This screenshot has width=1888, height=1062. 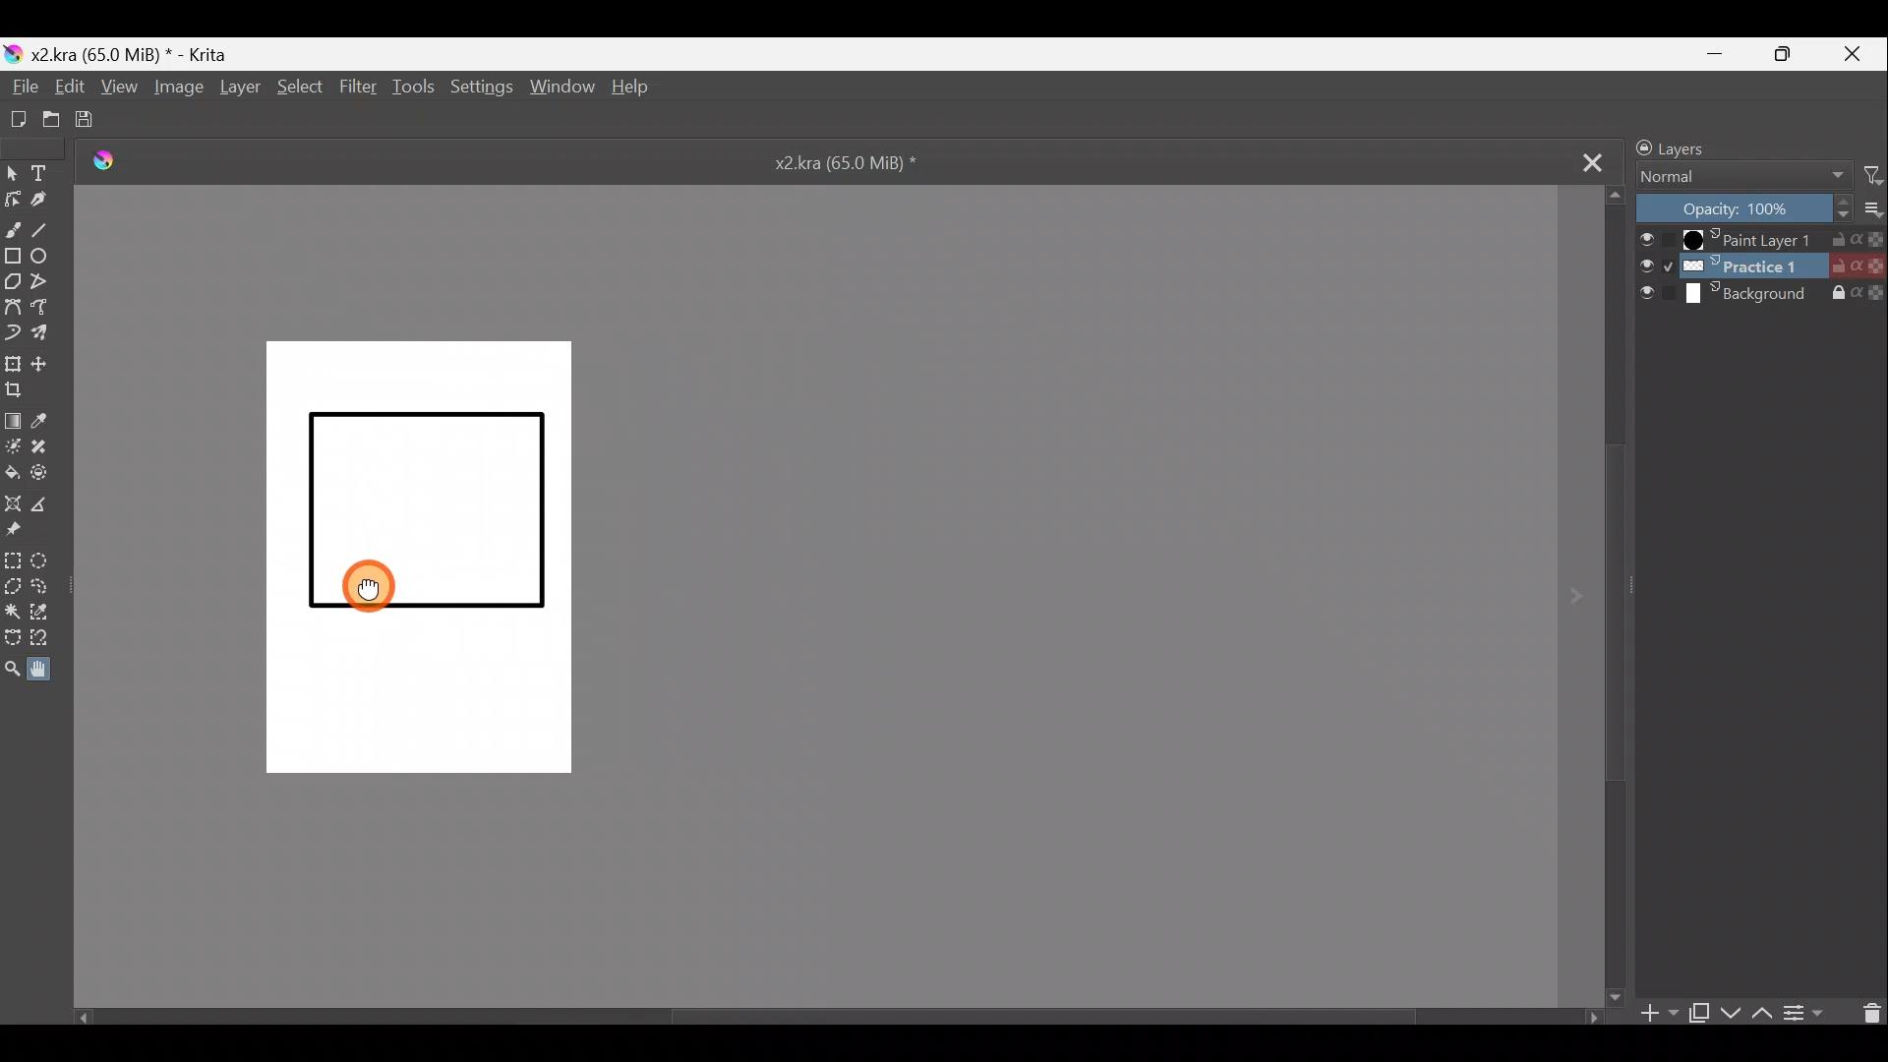 What do you see at coordinates (1760, 242) in the screenshot?
I see `Paint Layer 1` at bounding box center [1760, 242].